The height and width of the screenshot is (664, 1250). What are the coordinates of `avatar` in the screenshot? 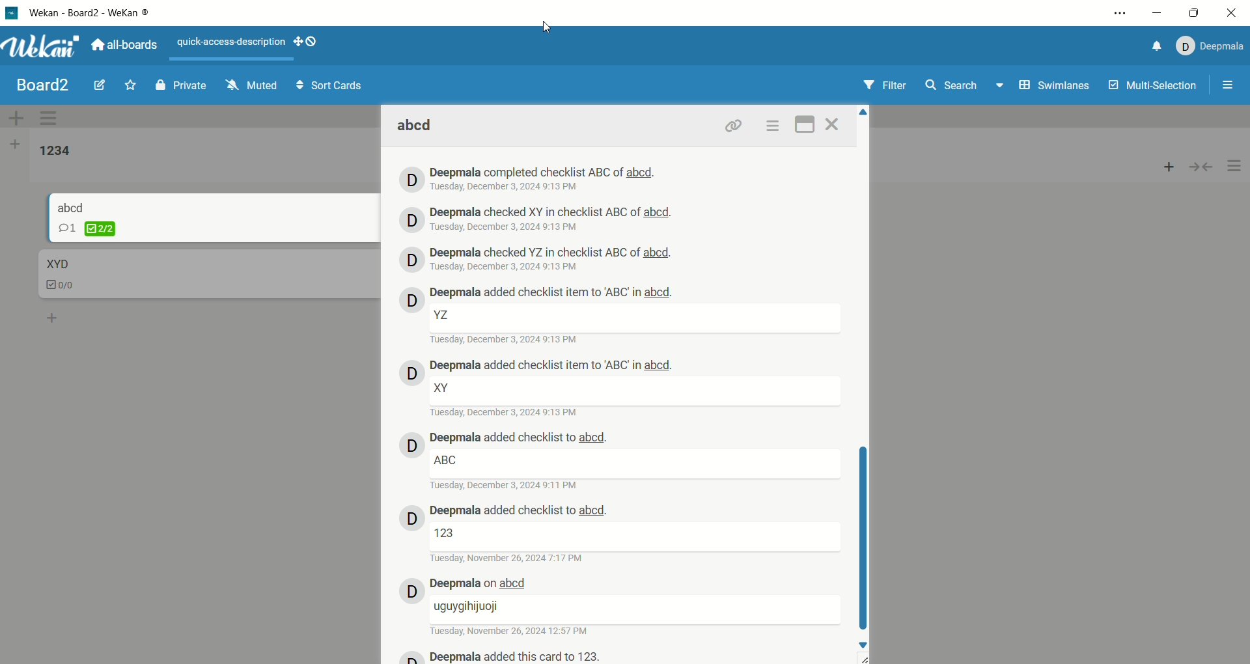 It's located at (412, 445).